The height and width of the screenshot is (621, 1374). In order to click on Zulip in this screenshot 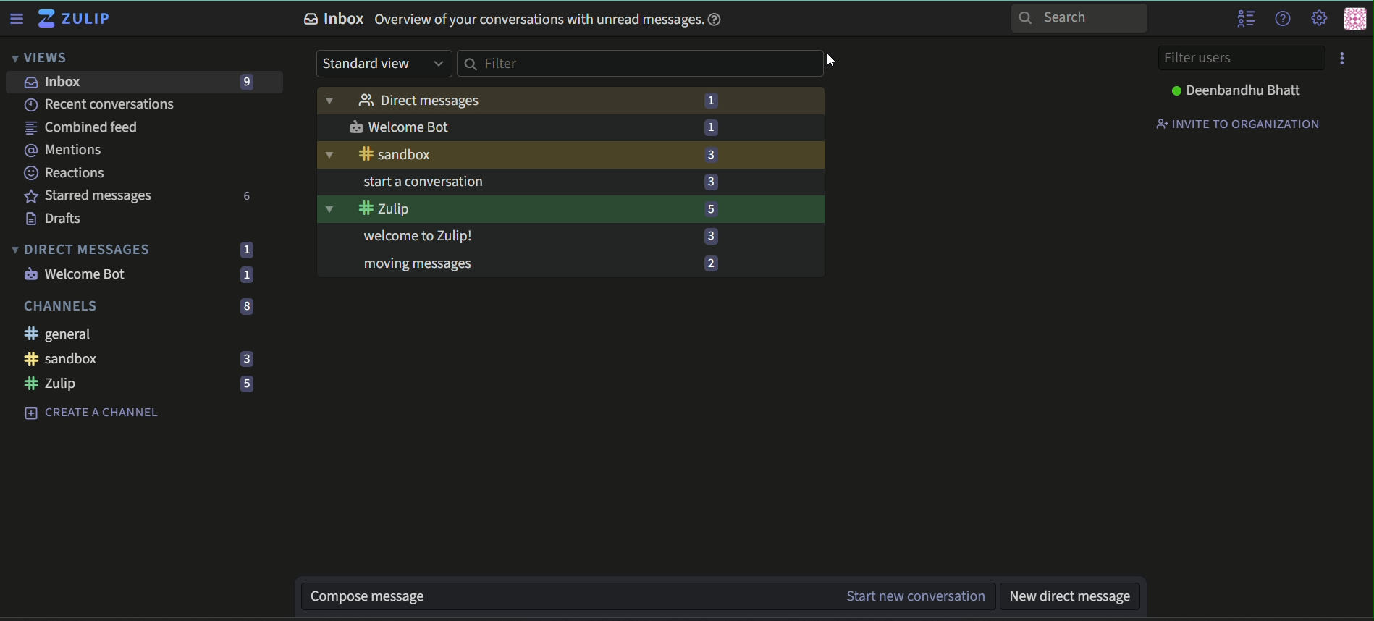, I will do `click(51, 384)`.